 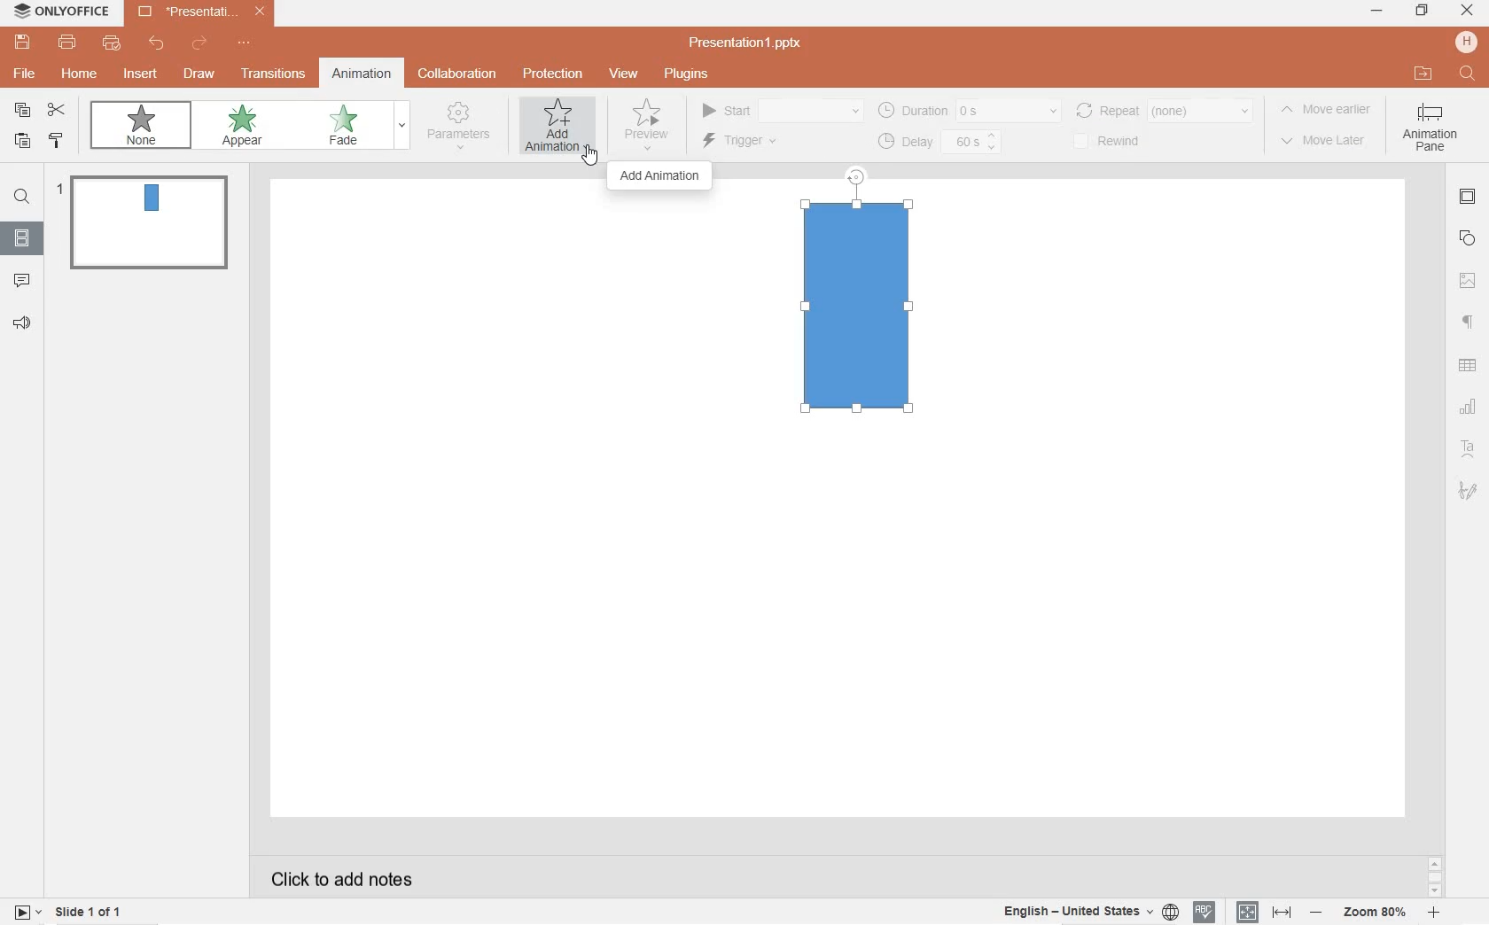 What do you see at coordinates (21, 323) in the screenshot?
I see `feedback & support` at bounding box center [21, 323].